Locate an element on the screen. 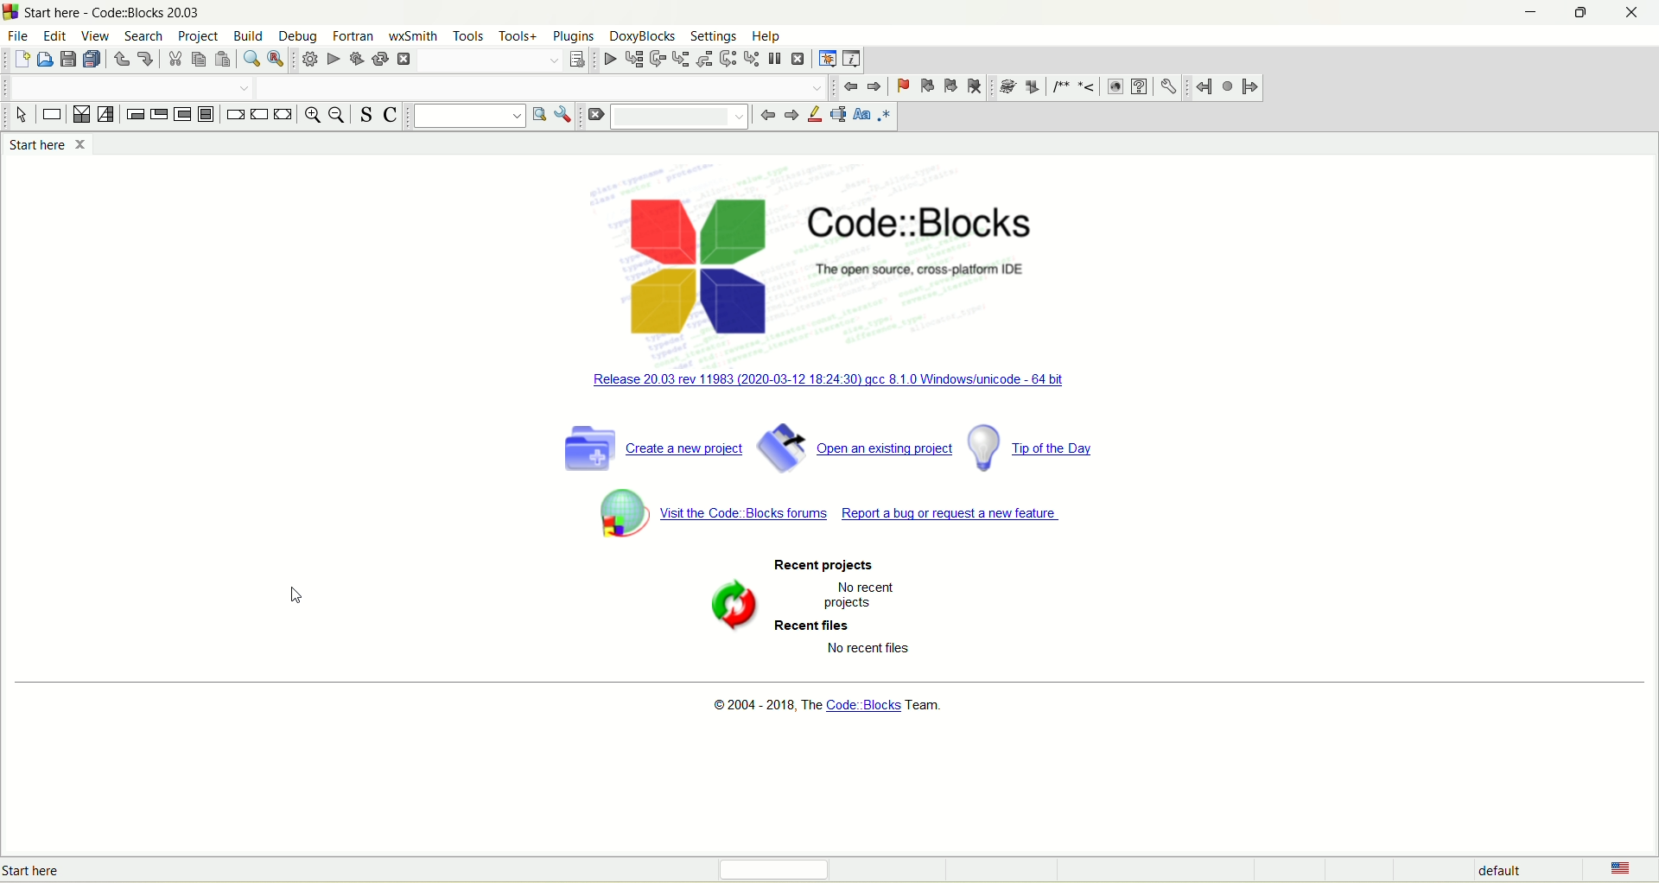 The width and height of the screenshot is (1659, 883). paste is located at coordinates (222, 59).